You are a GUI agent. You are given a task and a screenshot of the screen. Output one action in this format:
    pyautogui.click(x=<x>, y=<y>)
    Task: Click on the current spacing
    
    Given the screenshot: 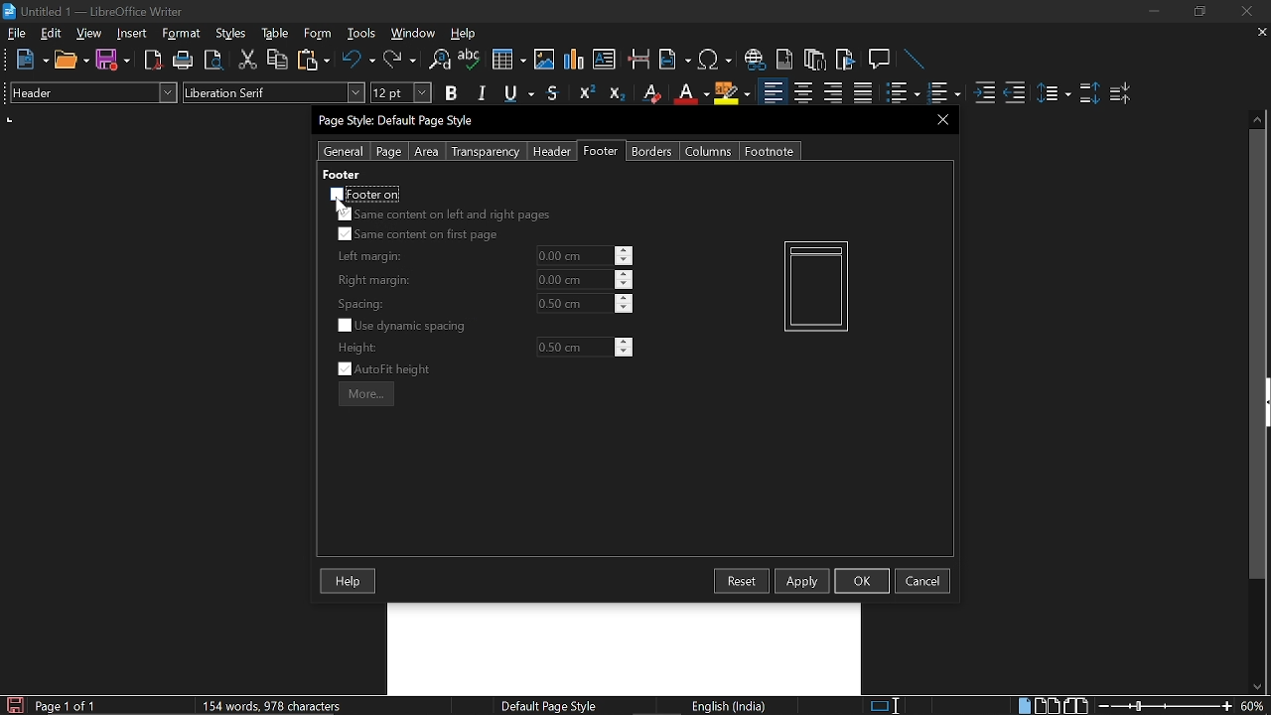 What is the action you would take?
    pyautogui.click(x=574, y=303)
    